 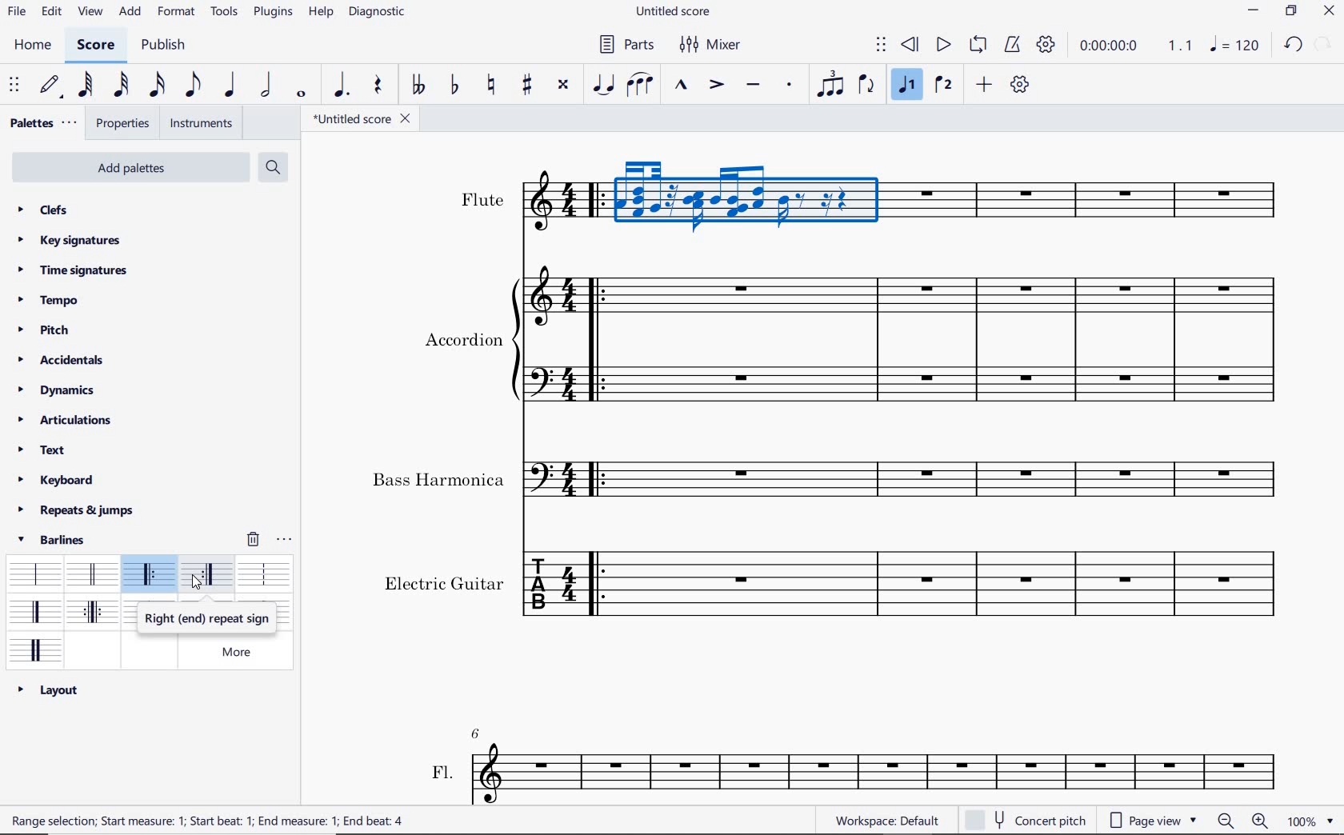 I want to click on MINIMIZE, so click(x=1254, y=10).